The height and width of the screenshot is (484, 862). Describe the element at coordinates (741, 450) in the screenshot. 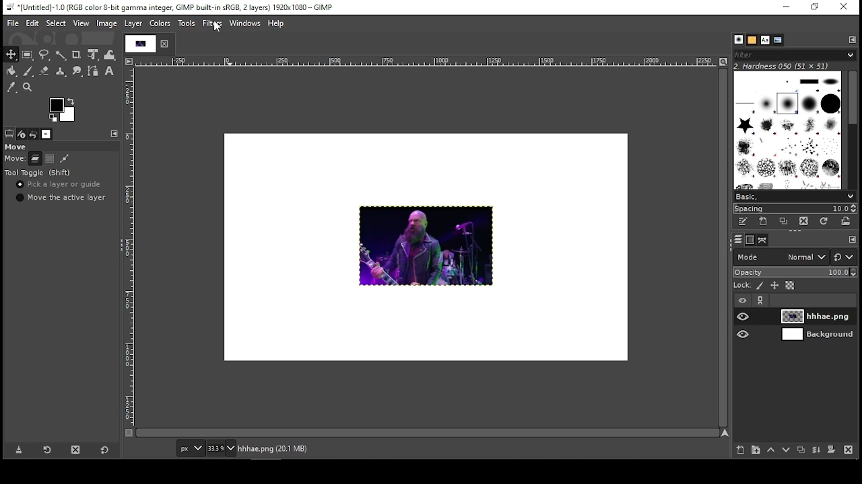

I see `new layer ` at that location.